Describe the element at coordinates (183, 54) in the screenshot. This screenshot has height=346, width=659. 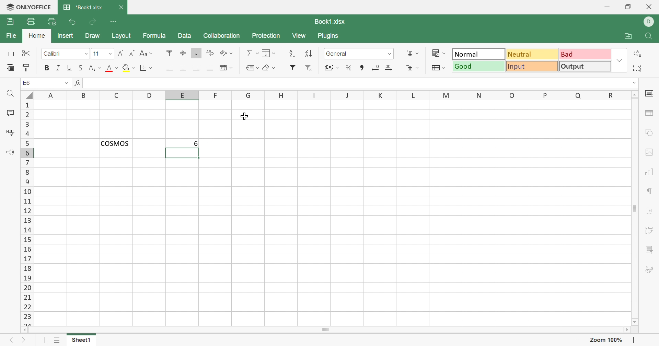
I see `Align middle` at that location.